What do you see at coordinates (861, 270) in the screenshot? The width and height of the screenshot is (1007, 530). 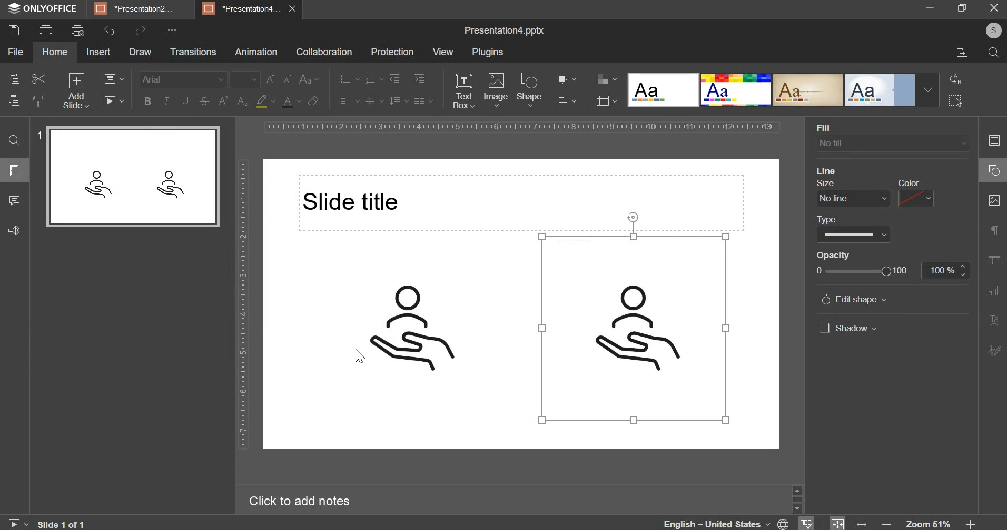 I see `opacity slider` at bounding box center [861, 270].